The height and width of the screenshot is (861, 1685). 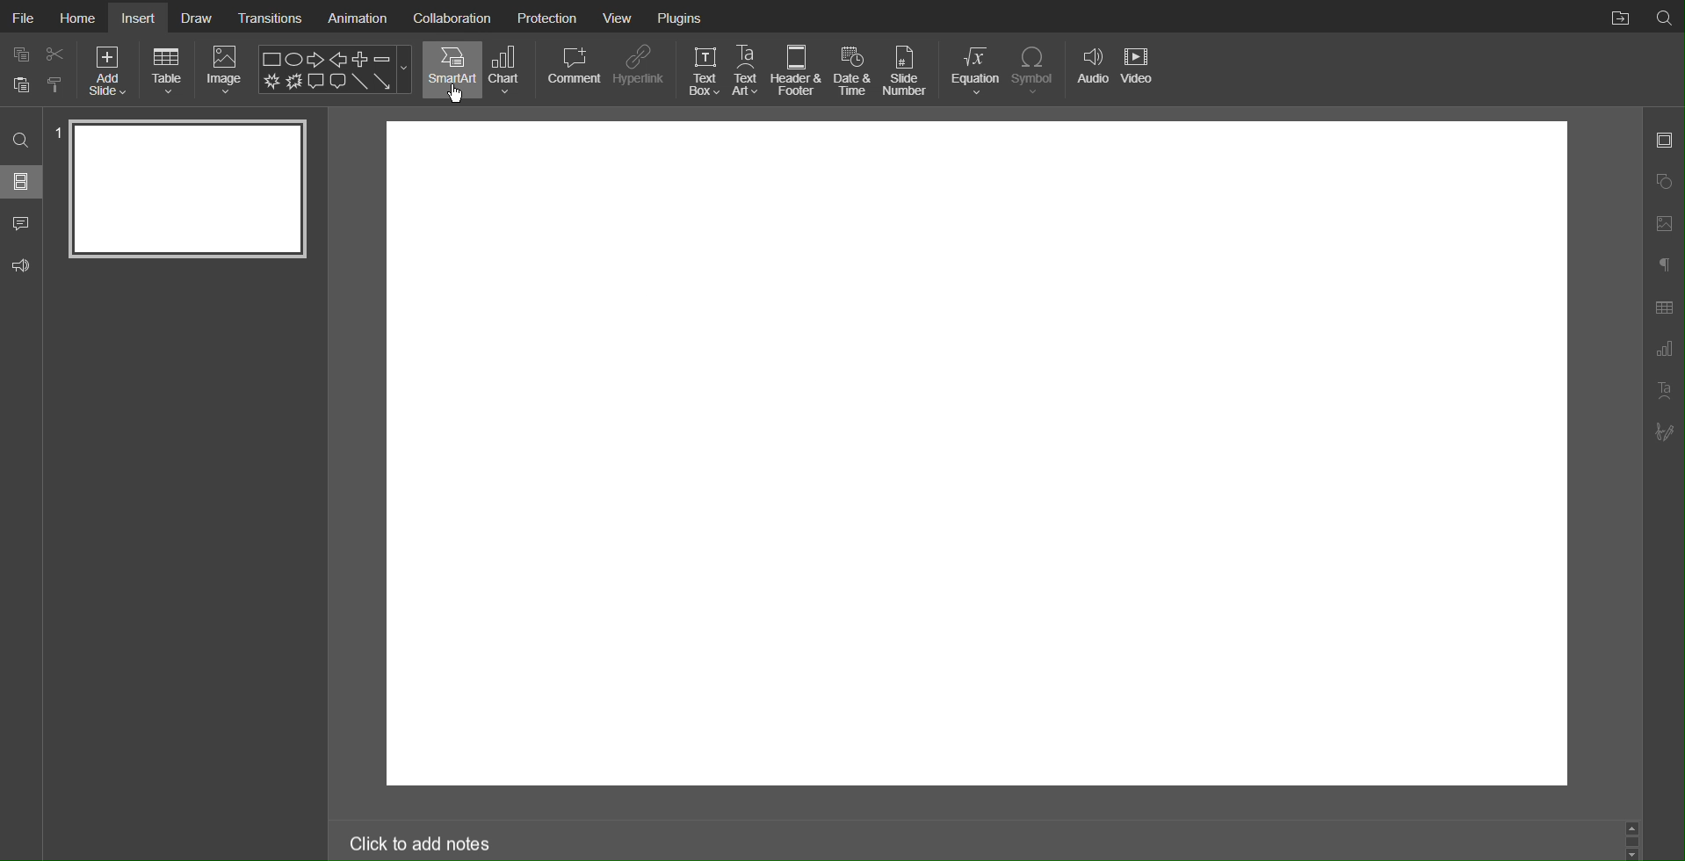 I want to click on work space, so click(x=977, y=452).